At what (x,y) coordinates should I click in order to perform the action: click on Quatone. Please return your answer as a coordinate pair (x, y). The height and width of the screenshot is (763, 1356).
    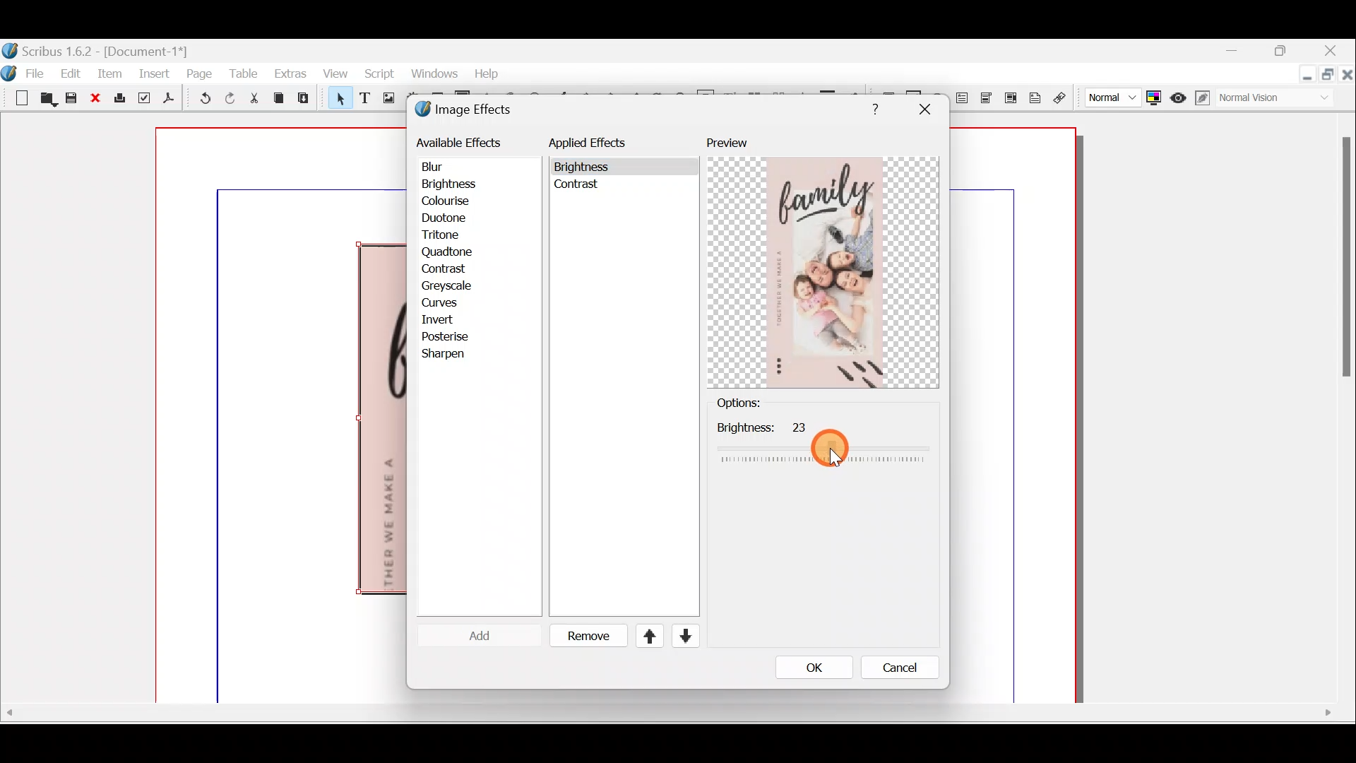
    Looking at the image, I should click on (447, 252).